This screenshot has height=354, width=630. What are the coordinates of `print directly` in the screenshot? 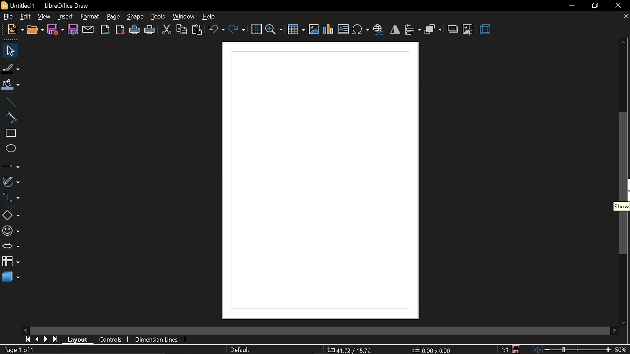 It's located at (133, 30).